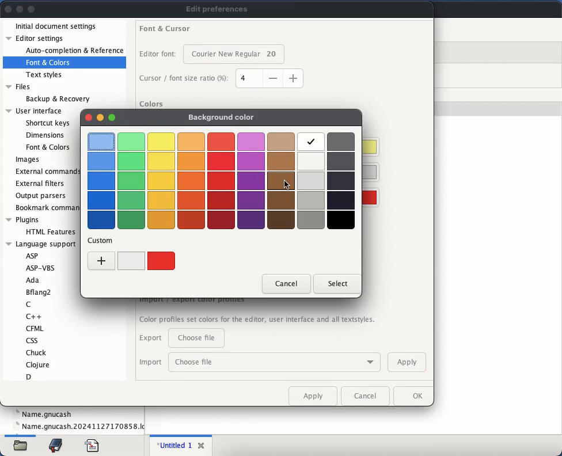 Image resolution: width=562 pixels, height=456 pixels. Describe the element at coordinates (102, 240) in the screenshot. I see `custom` at that location.